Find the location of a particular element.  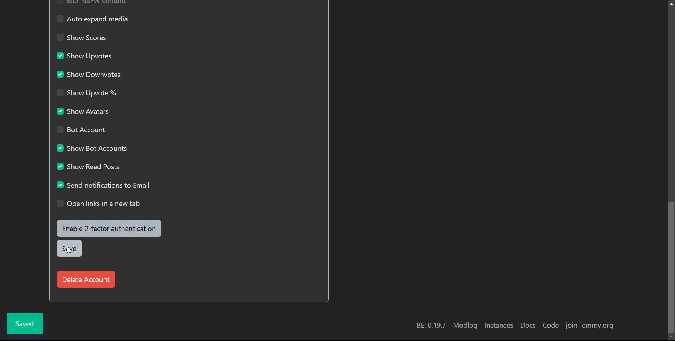

open links in a new tab is located at coordinates (99, 204).